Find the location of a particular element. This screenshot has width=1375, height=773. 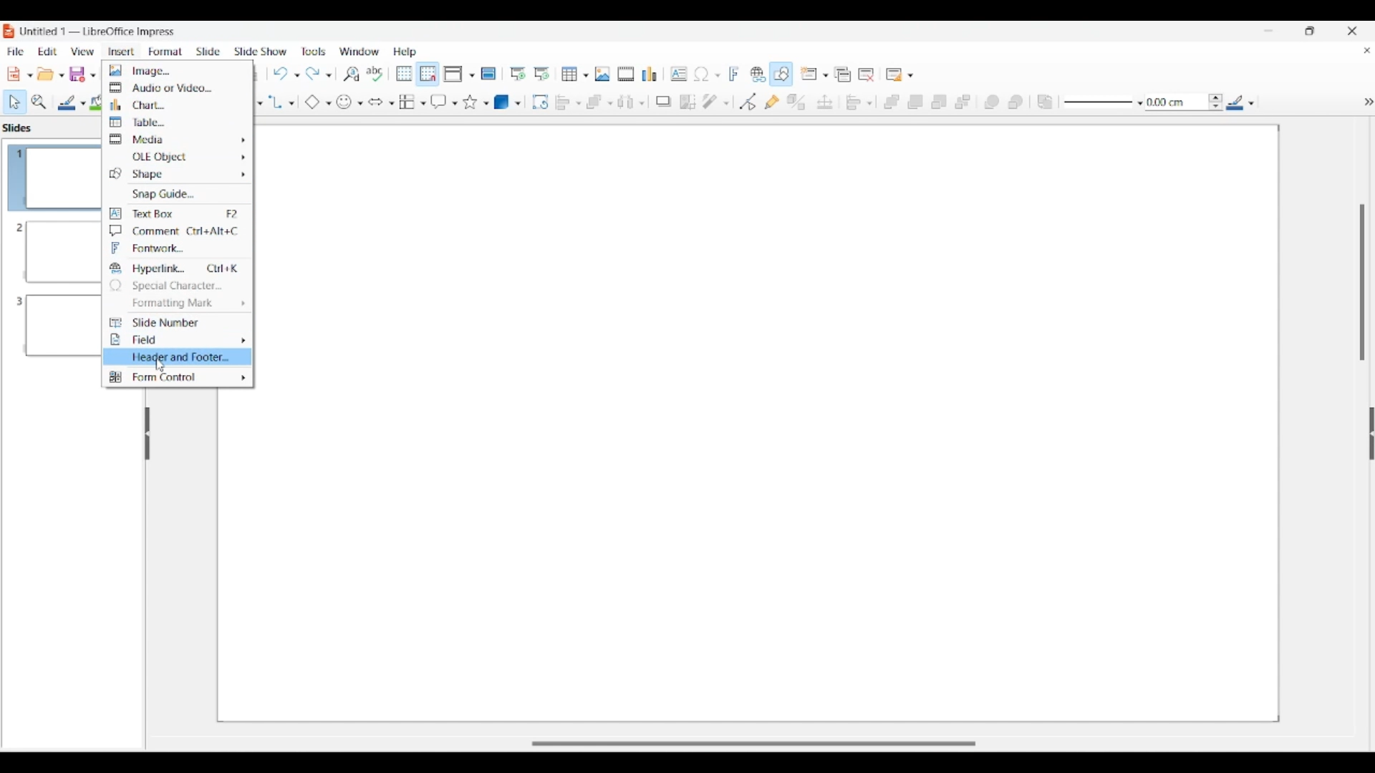

Input line thickness is located at coordinates (1176, 102).